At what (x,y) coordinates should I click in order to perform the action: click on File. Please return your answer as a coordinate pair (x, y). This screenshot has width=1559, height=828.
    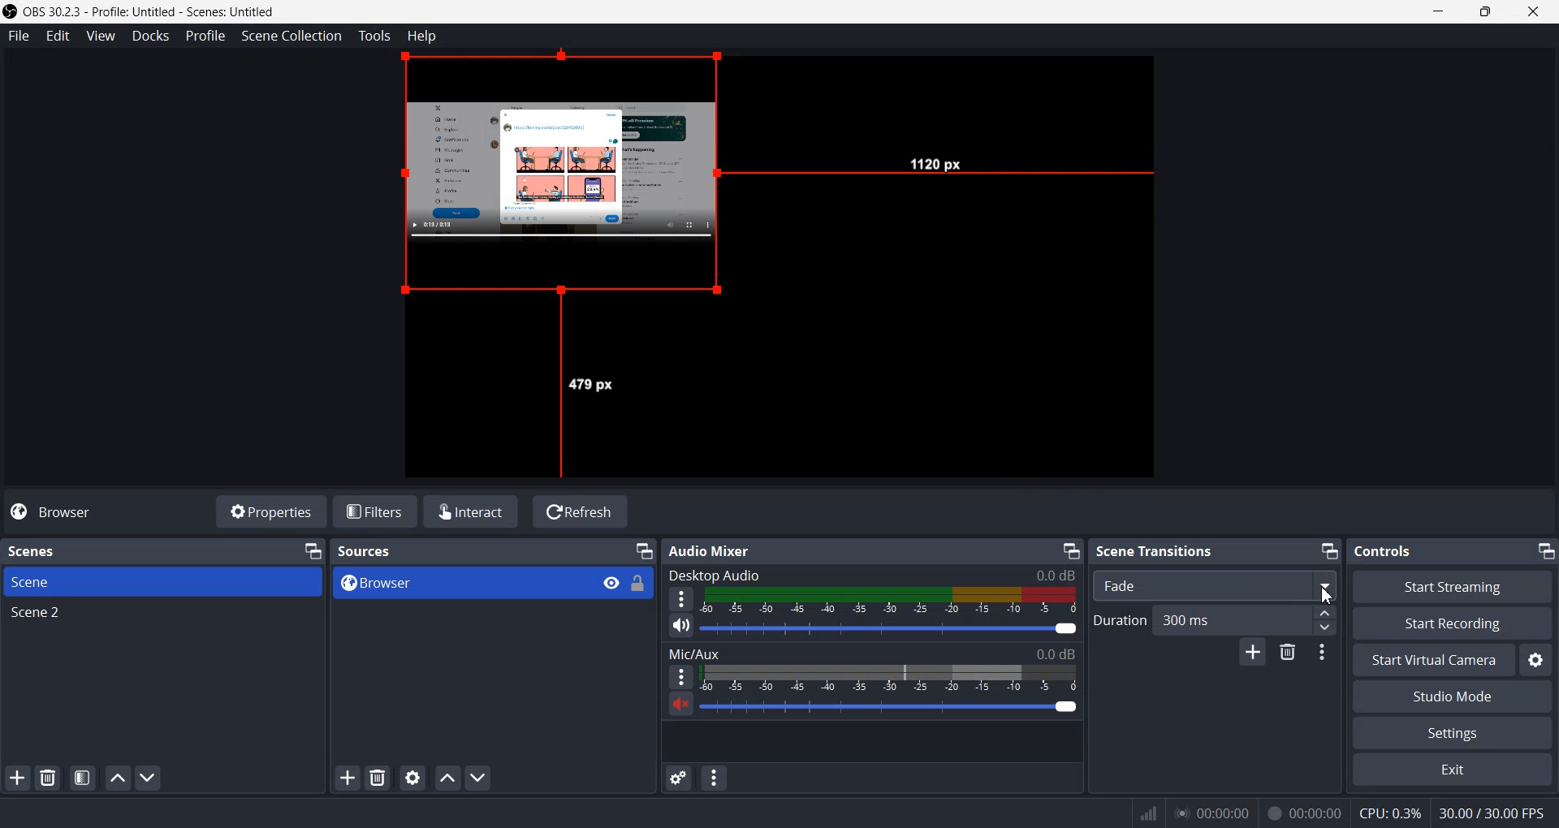
    Looking at the image, I should click on (16, 35).